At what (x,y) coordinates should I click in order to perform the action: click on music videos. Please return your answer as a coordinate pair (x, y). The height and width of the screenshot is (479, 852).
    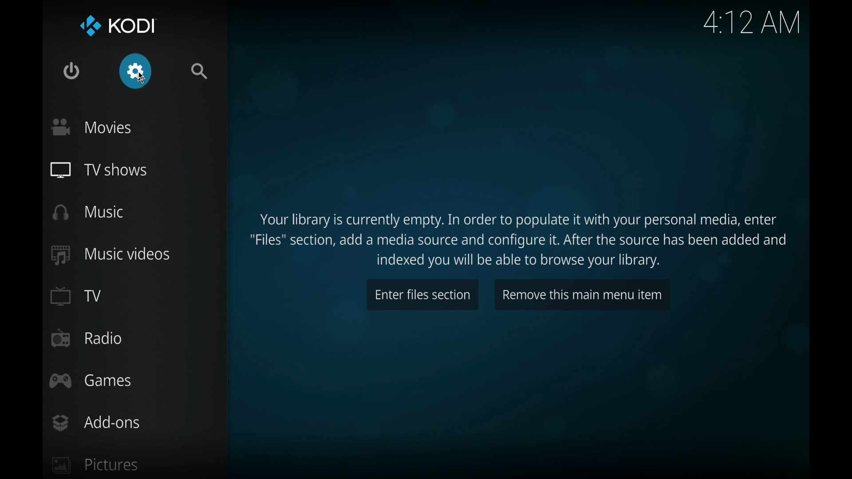
    Looking at the image, I should click on (112, 255).